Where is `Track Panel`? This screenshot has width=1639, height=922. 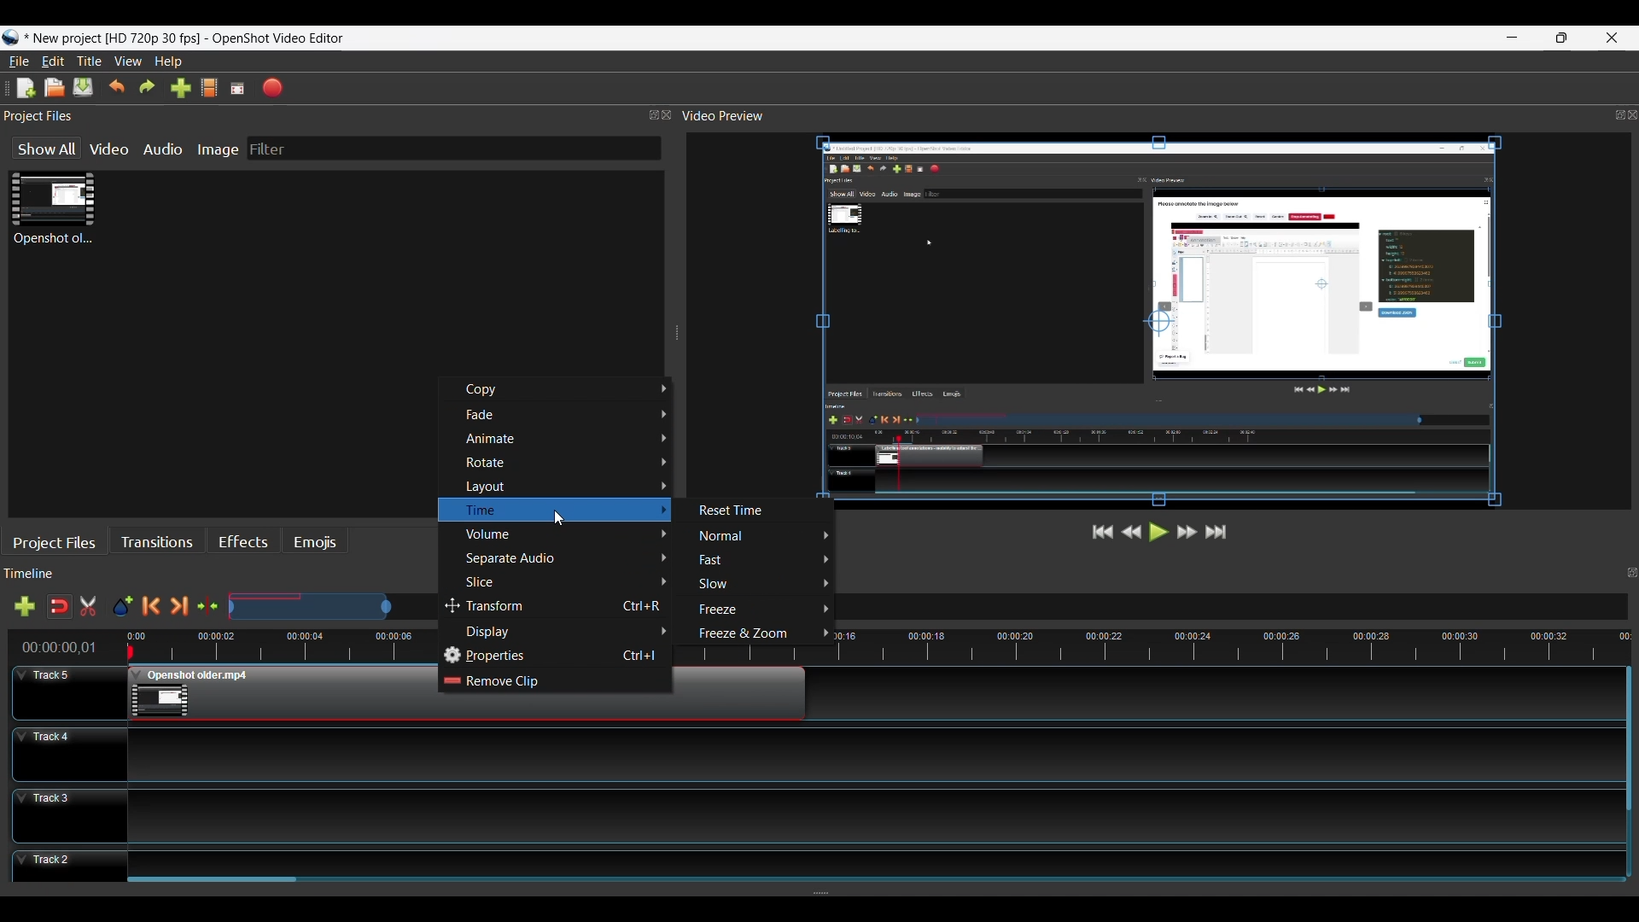 Track Panel is located at coordinates (870, 814).